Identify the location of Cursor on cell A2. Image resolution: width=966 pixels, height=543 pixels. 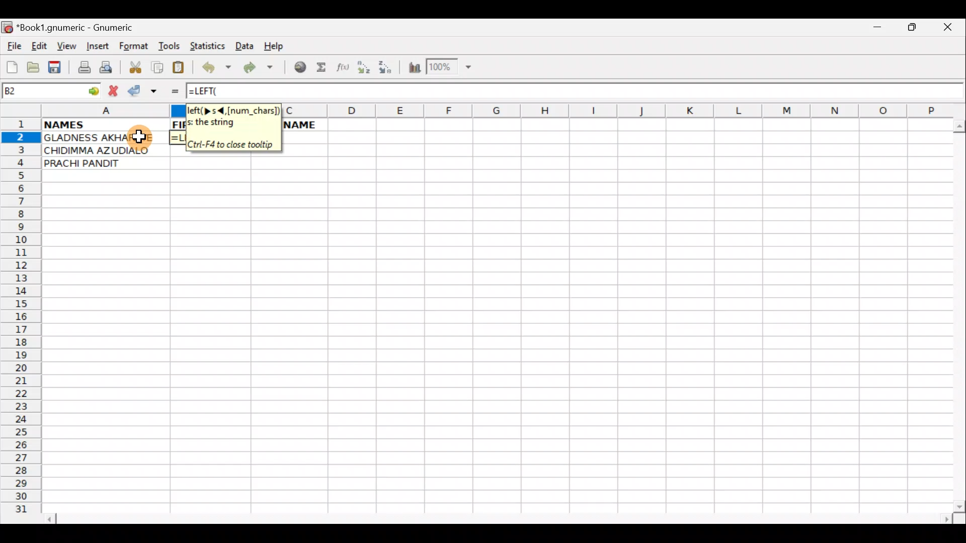
(140, 136).